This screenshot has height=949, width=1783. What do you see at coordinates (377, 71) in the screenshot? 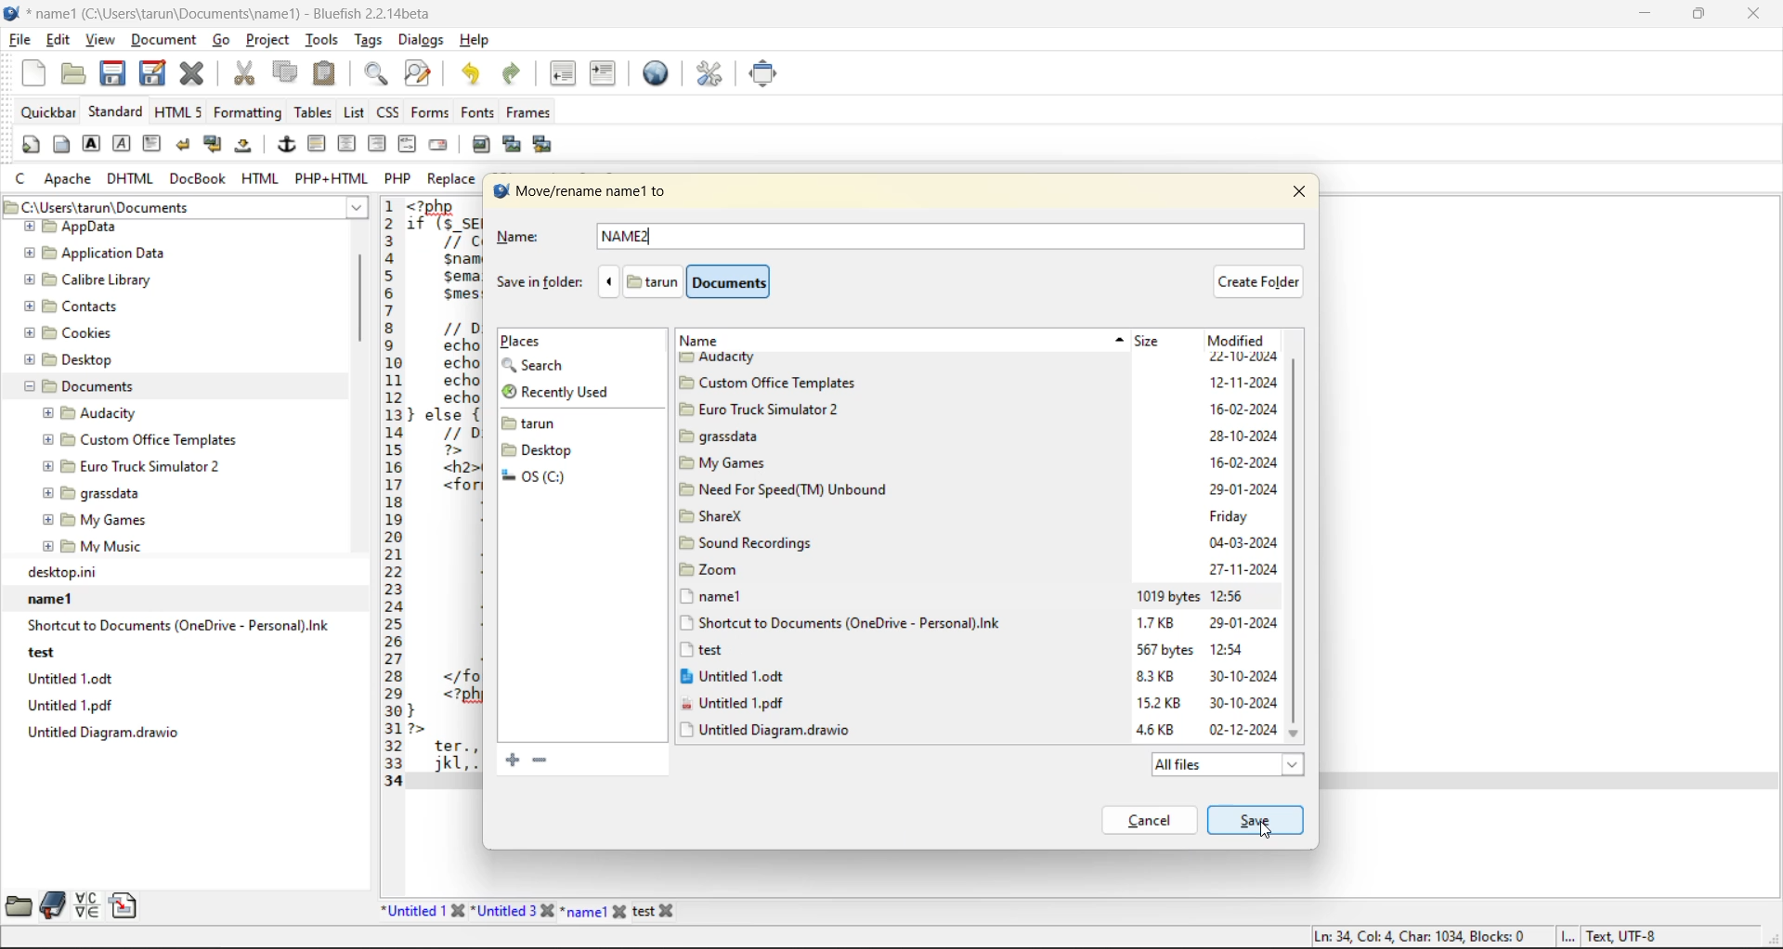
I see `find` at bounding box center [377, 71].